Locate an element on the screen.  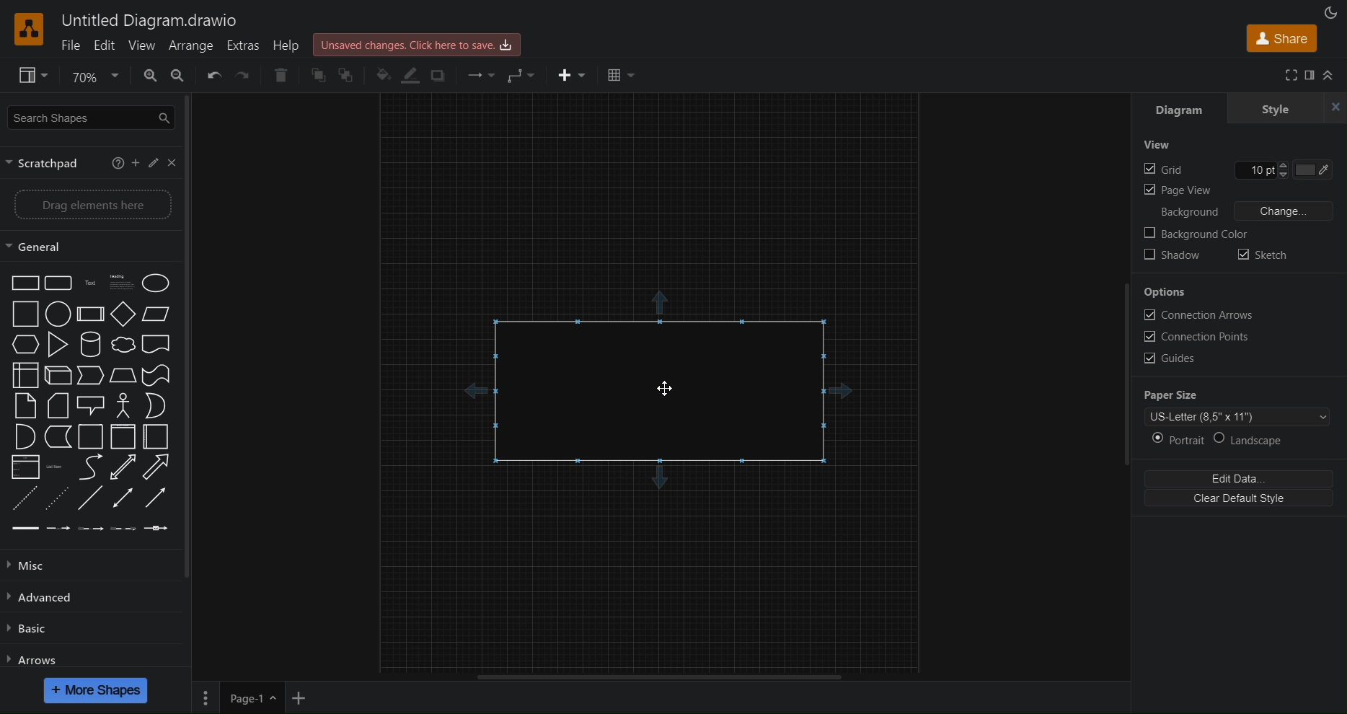
Paper Template is located at coordinates (1239, 418).